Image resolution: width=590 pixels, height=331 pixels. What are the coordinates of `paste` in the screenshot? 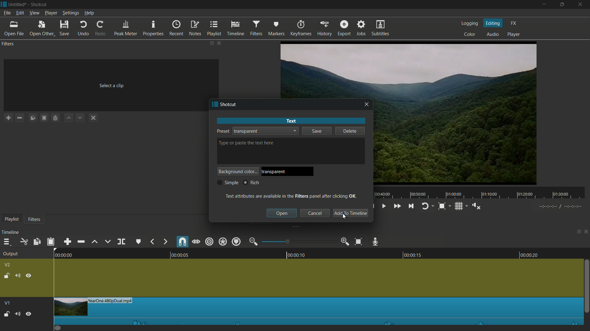 It's located at (50, 241).